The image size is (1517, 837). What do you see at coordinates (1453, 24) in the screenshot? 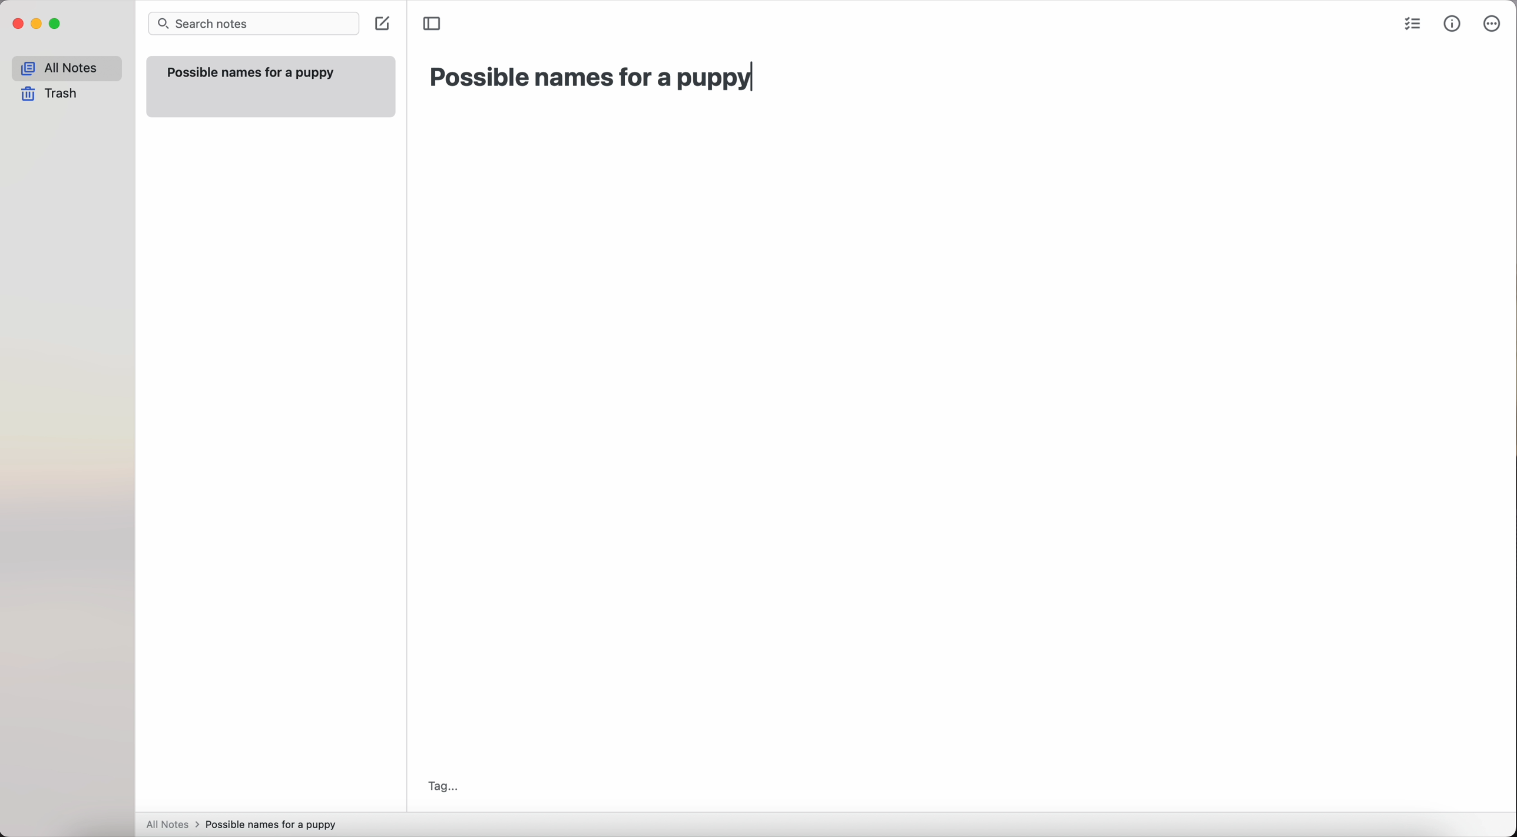
I see `metrics` at bounding box center [1453, 24].